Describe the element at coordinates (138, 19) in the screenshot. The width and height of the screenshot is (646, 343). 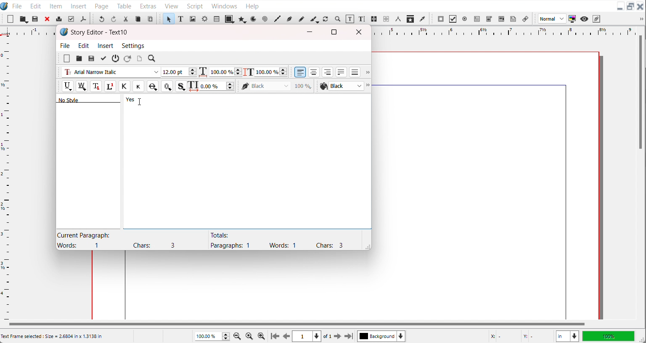
I see `Copy` at that location.